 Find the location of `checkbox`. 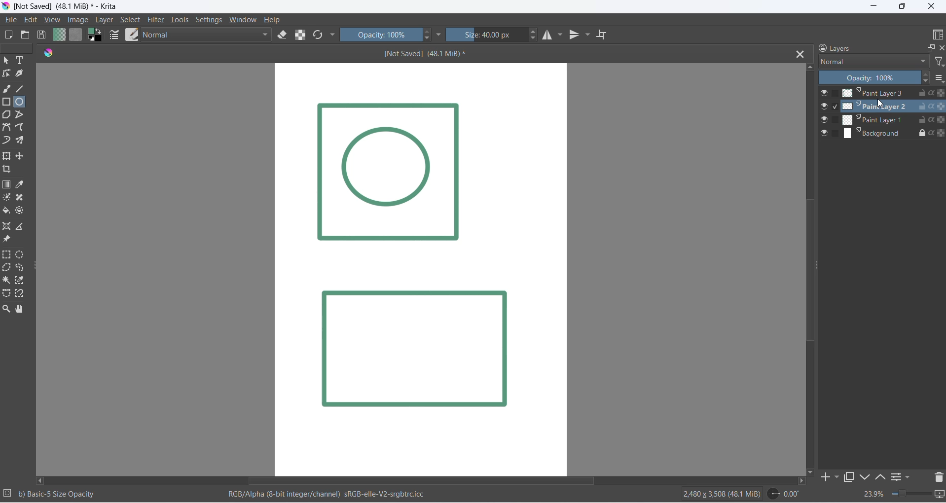

checkbox is located at coordinates (834, 133).